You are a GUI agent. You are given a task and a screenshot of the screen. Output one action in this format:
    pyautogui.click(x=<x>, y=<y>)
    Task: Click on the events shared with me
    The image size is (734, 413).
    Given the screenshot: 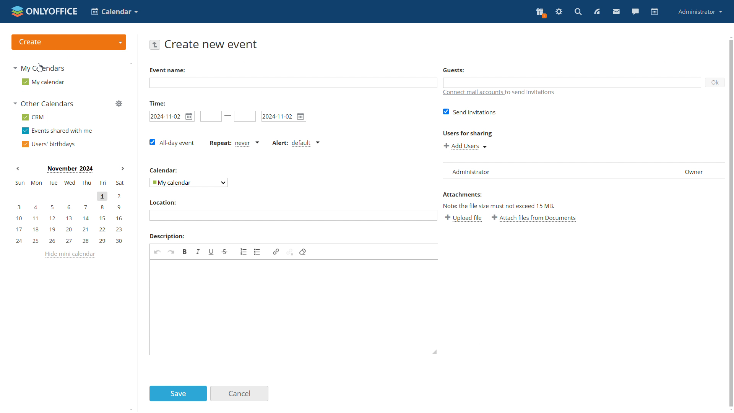 What is the action you would take?
    pyautogui.click(x=57, y=131)
    